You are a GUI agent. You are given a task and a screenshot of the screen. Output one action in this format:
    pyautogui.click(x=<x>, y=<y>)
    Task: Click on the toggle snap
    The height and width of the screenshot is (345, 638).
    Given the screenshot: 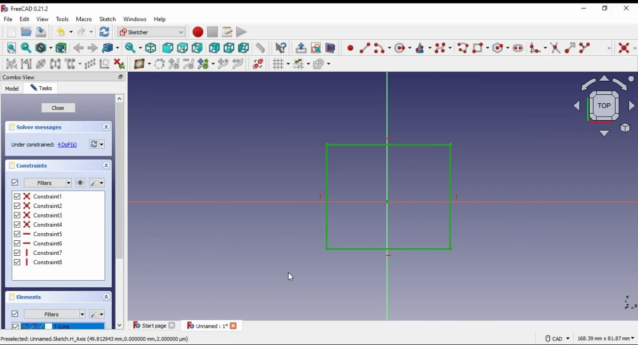 What is the action you would take?
    pyautogui.click(x=302, y=64)
    